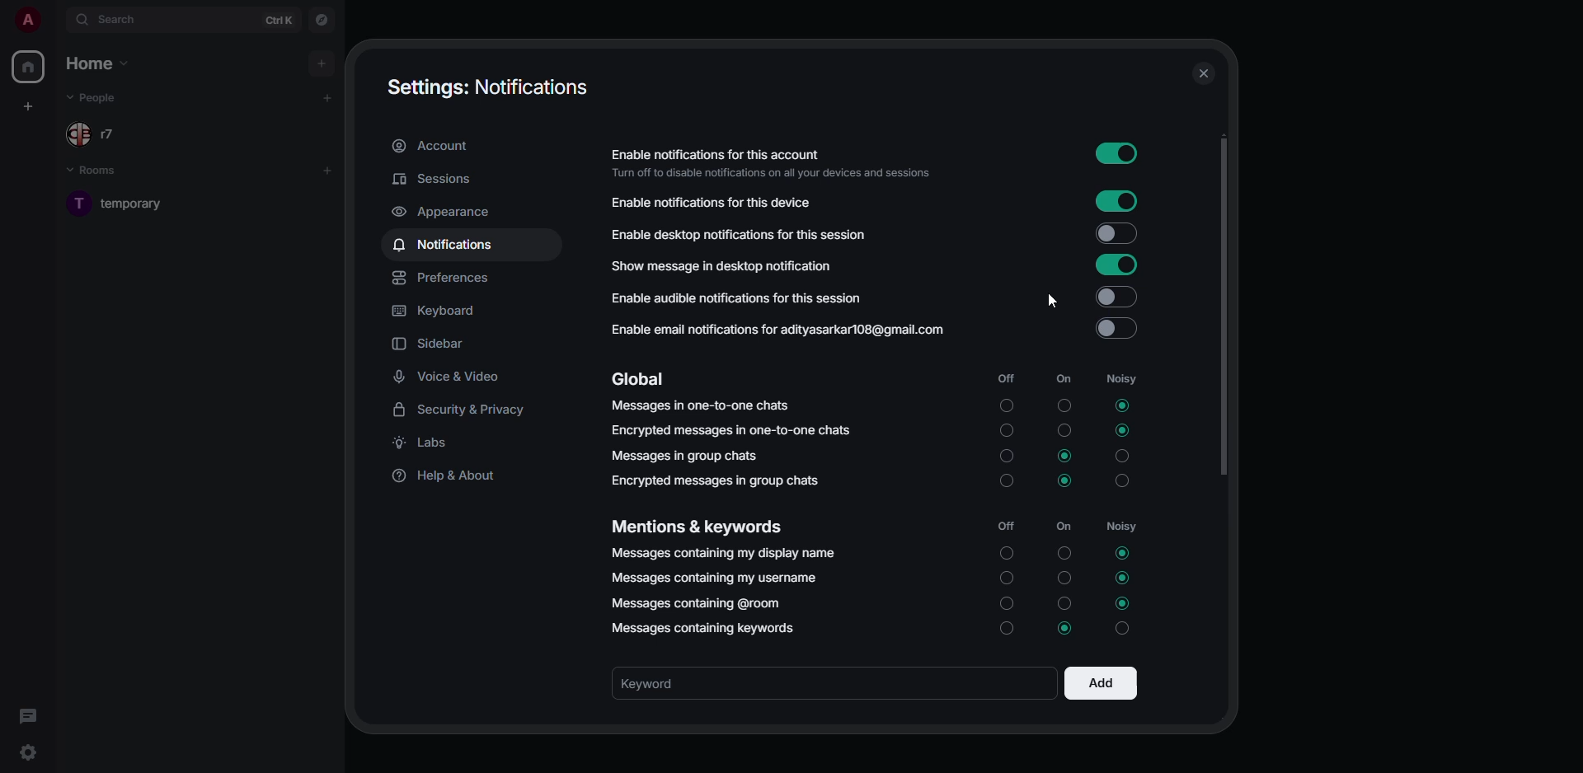 This screenshot has height=773, width=1583. Describe the element at coordinates (1006, 526) in the screenshot. I see `off` at that location.